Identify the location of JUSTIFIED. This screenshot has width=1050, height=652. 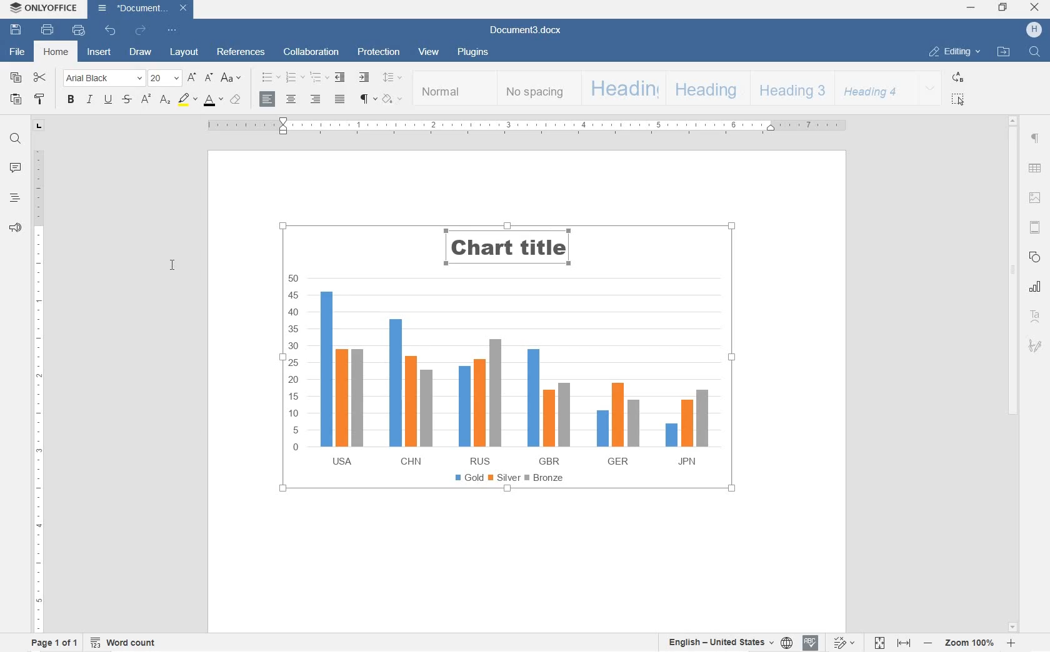
(340, 100).